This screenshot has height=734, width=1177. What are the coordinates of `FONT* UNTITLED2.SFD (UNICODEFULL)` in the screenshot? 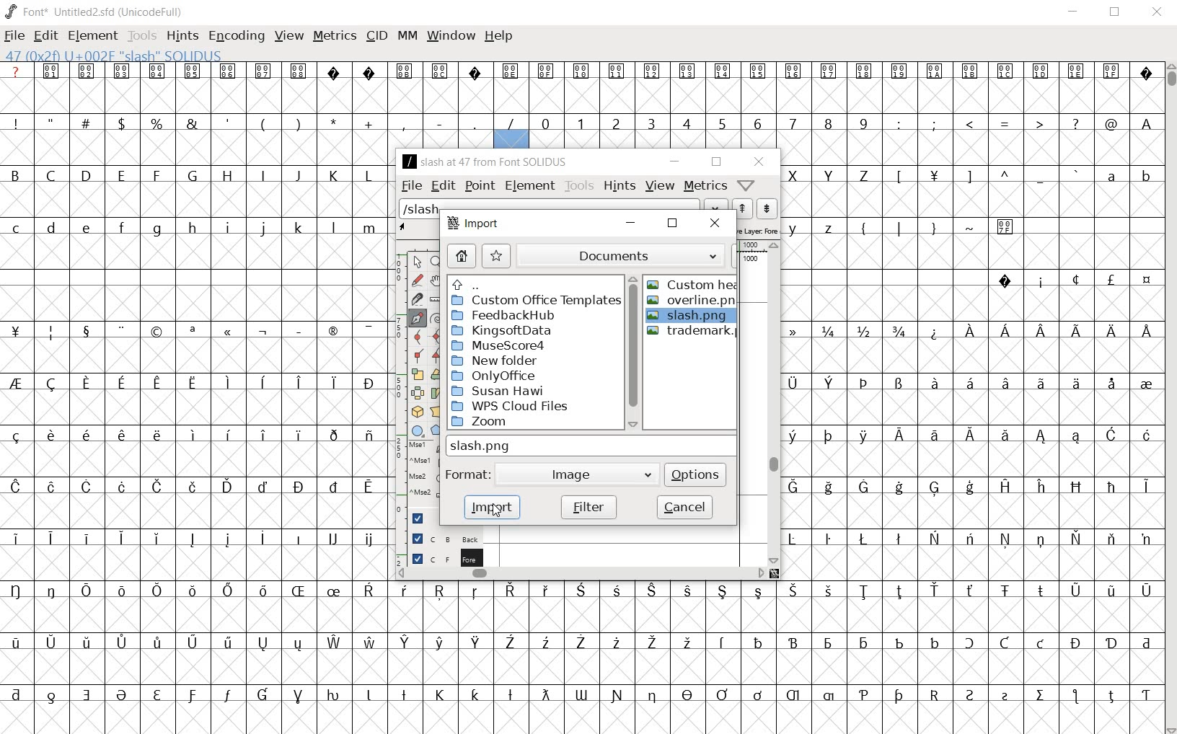 It's located at (94, 11).